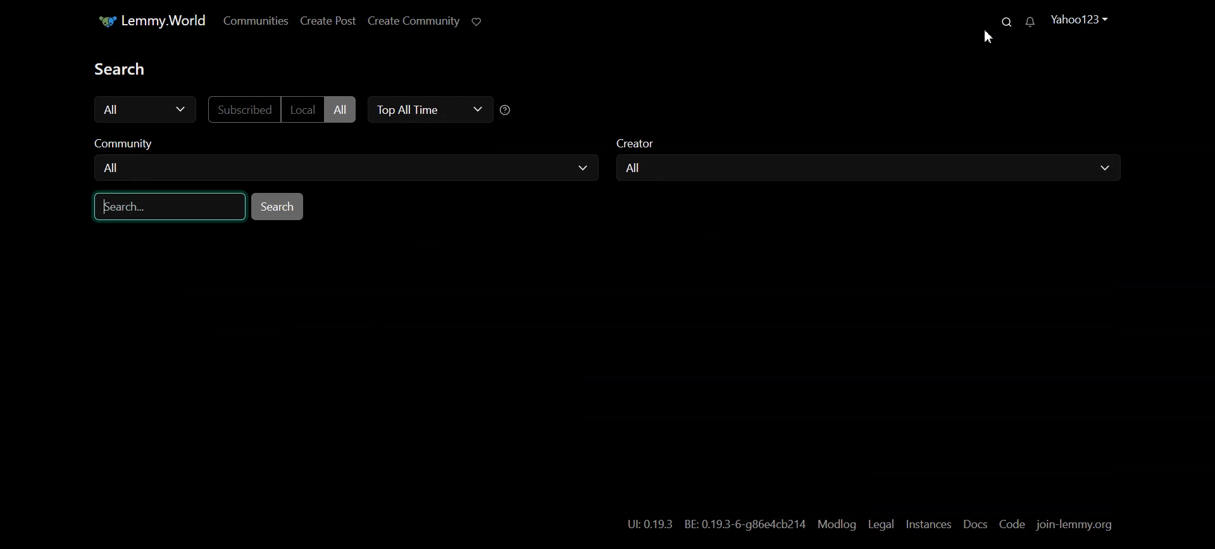 The height and width of the screenshot is (549, 1215). What do you see at coordinates (328, 21) in the screenshot?
I see `Create Post` at bounding box center [328, 21].